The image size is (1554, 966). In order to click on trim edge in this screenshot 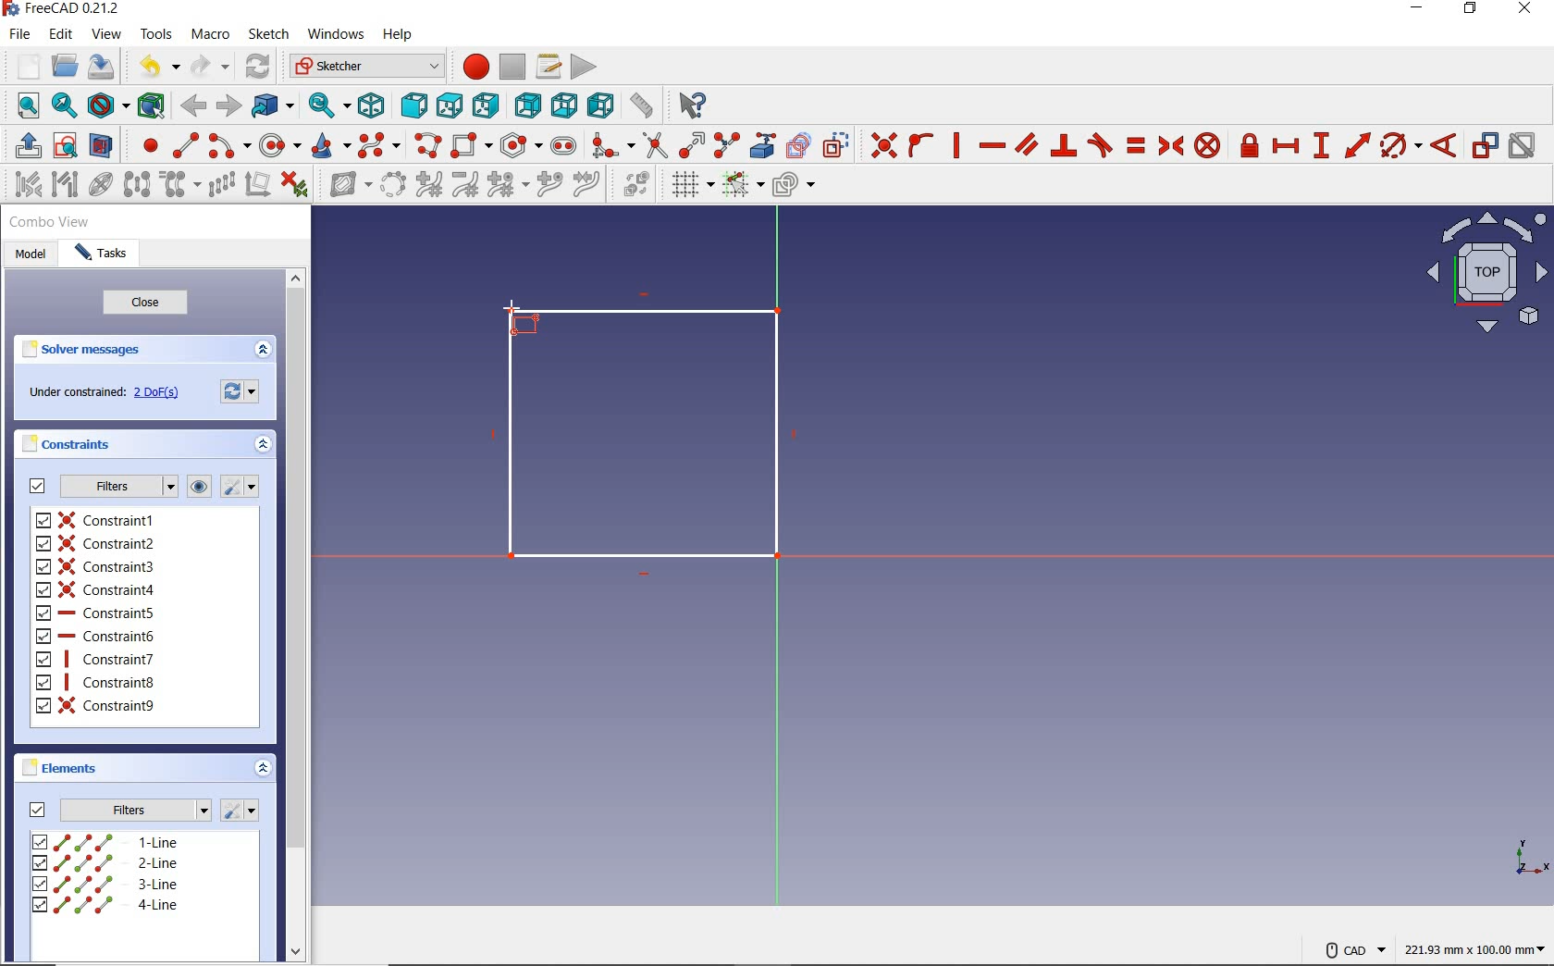, I will do `click(654, 145)`.